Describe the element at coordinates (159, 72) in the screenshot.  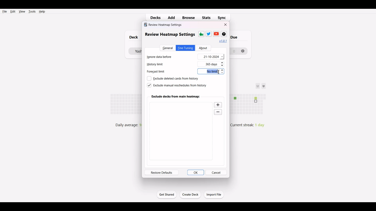
I see `Forecast limit` at that location.